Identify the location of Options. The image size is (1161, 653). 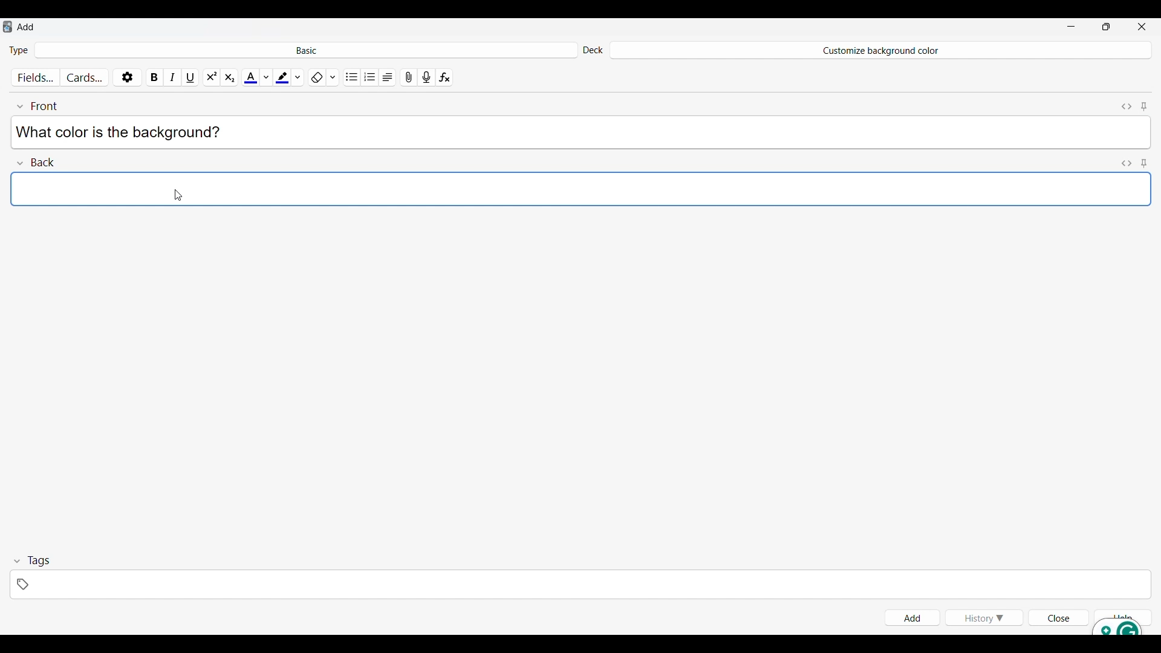
(127, 75).